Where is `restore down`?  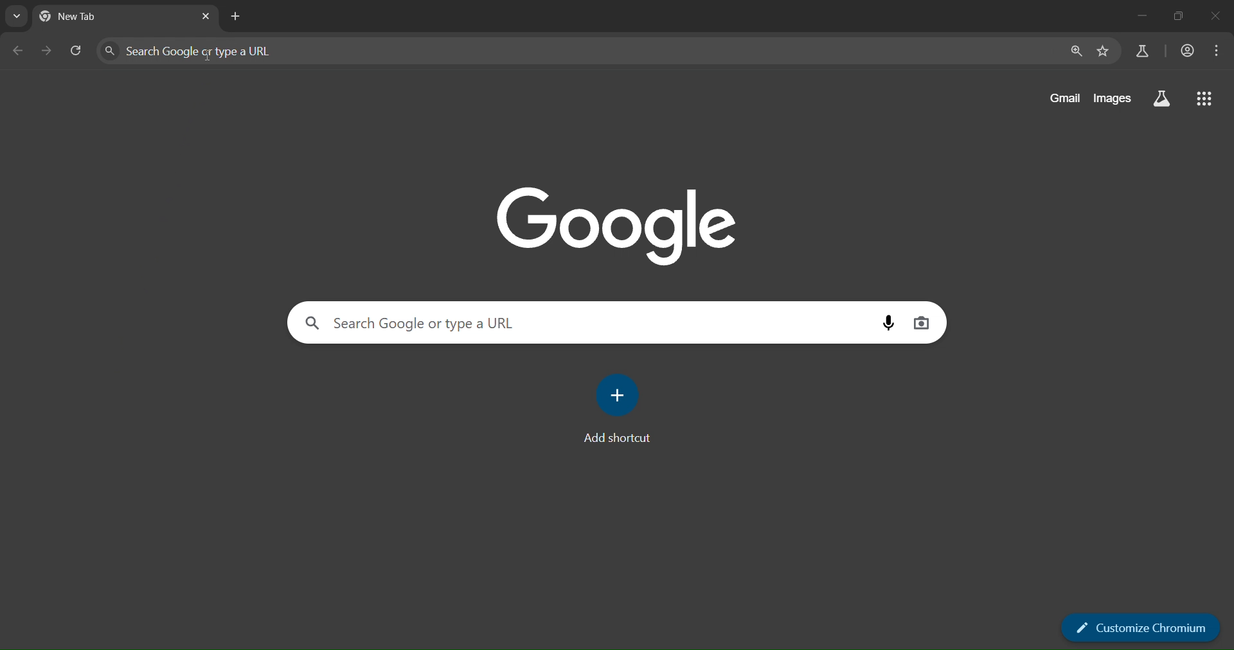
restore down is located at coordinates (1179, 17).